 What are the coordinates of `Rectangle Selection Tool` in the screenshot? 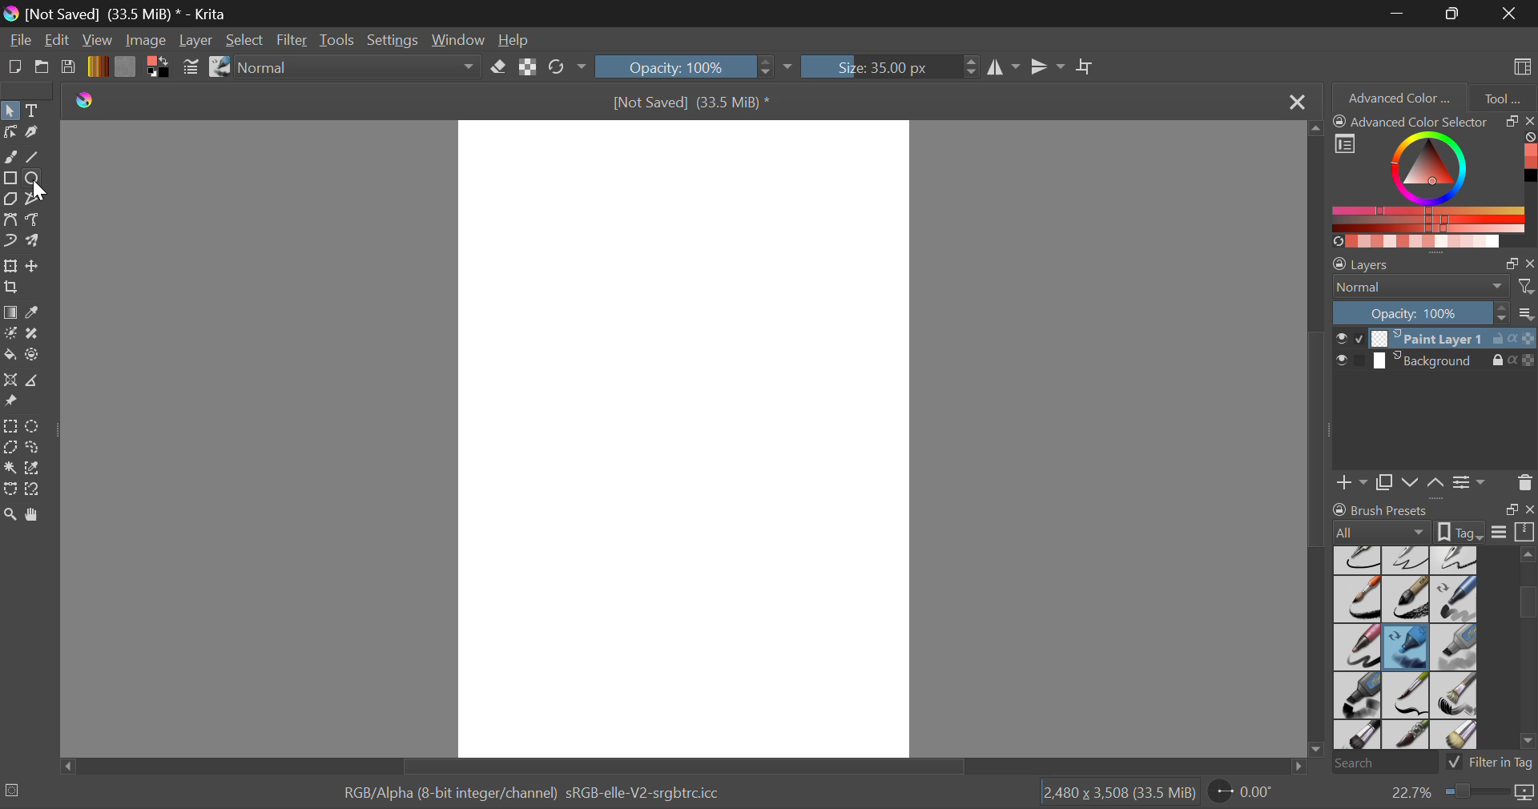 It's located at (10, 425).